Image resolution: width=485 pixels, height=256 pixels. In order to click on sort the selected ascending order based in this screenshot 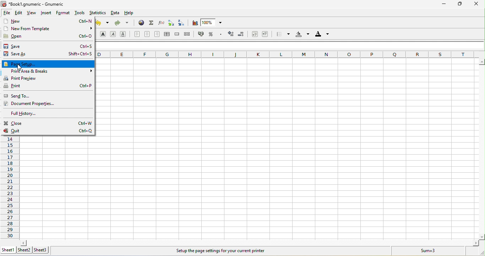, I will do `click(171, 23)`.